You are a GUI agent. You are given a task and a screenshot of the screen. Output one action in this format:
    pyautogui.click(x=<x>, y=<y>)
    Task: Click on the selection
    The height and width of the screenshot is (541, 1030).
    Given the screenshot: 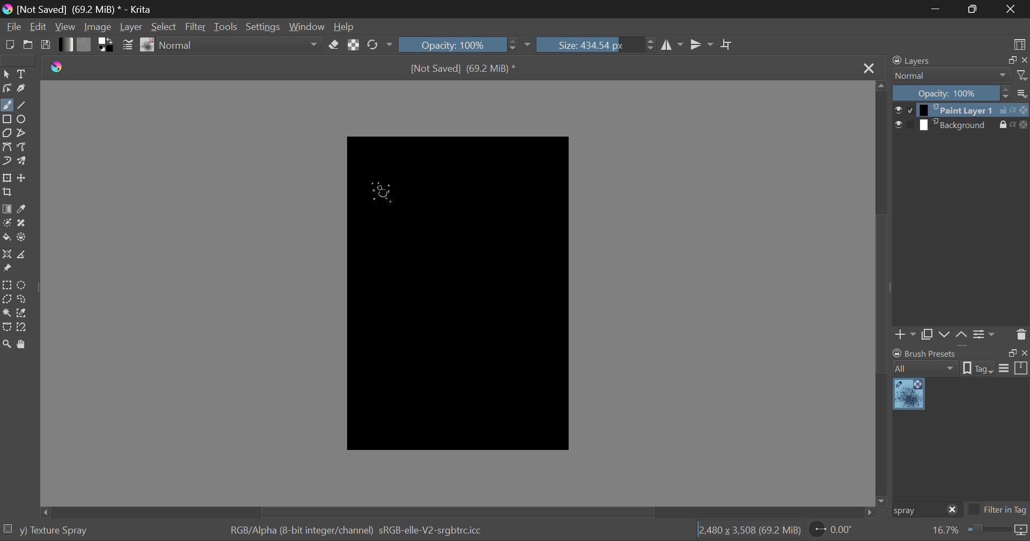 What is the action you would take?
    pyautogui.click(x=8, y=528)
    